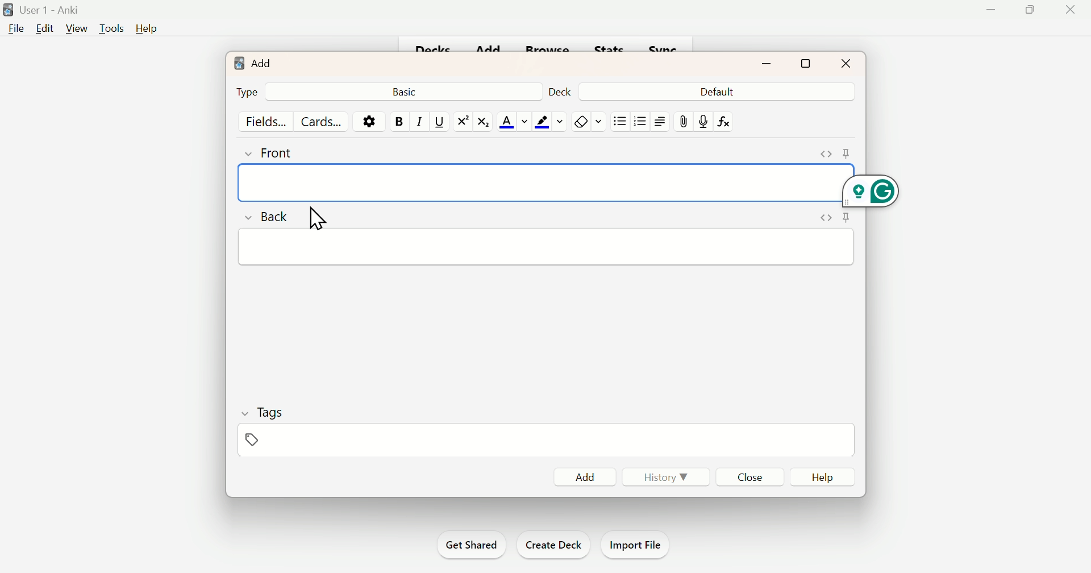 The image size is (1091, 573). I want to click on Import File, so click(639, 545).